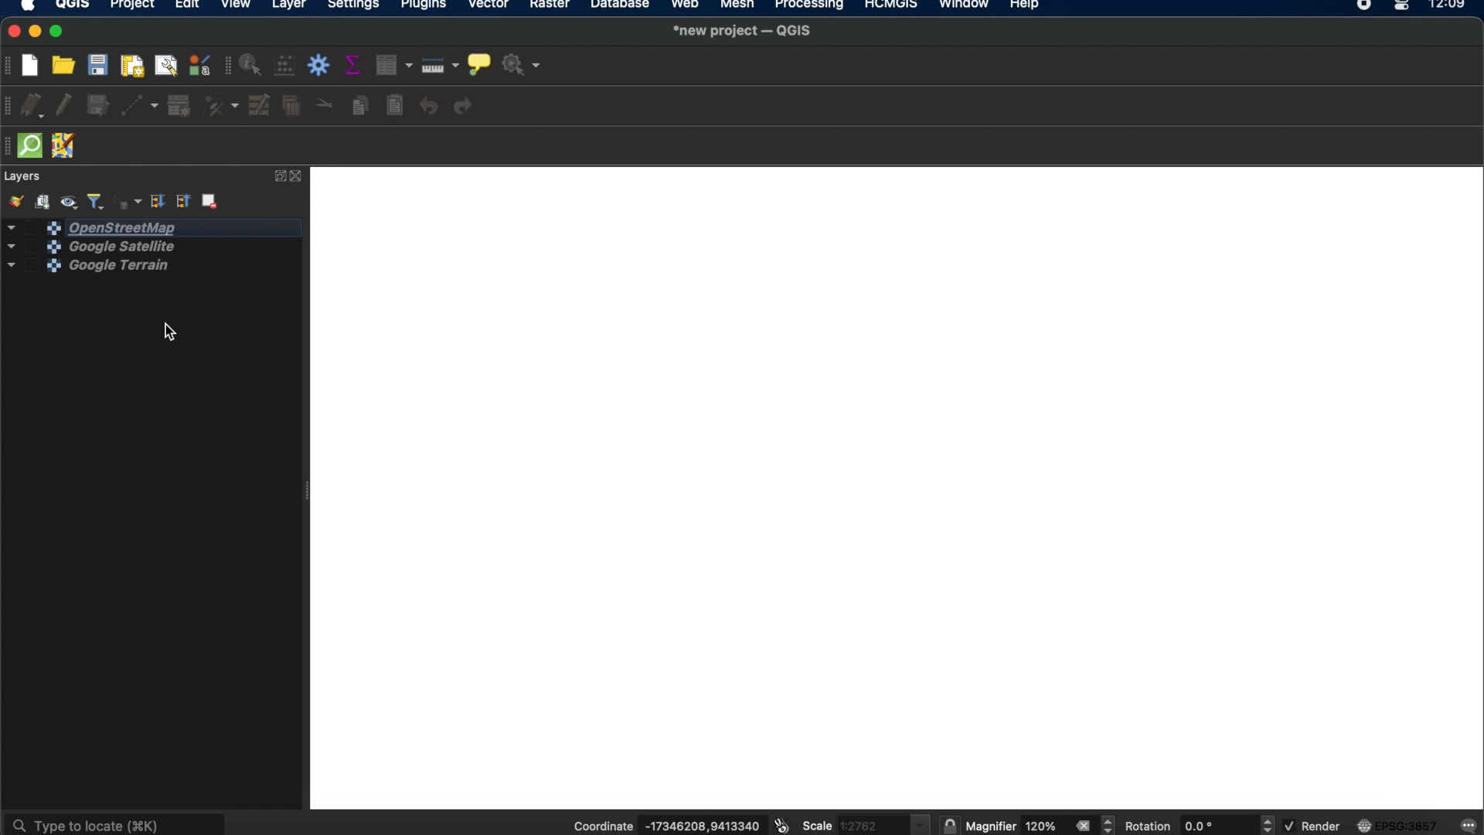 The width and height of the screenshot is (1484, 835). Describe the element at coordinates (321, 66) in the screenshot. I see `toolbox` at that location.